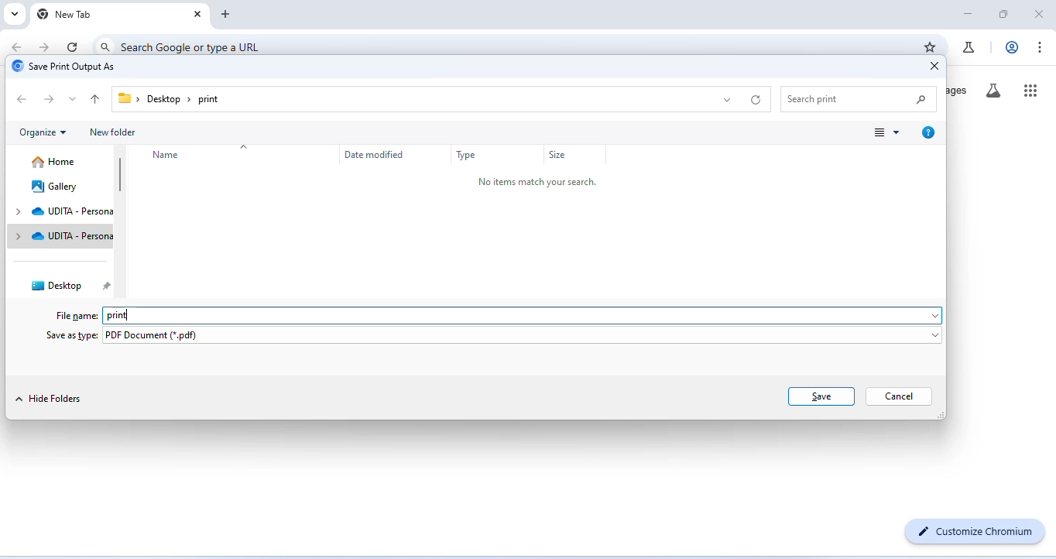  What do you see at coordinates (70, 337) in the screenshot?
I see `save as type` at bounding box center [70, 337].